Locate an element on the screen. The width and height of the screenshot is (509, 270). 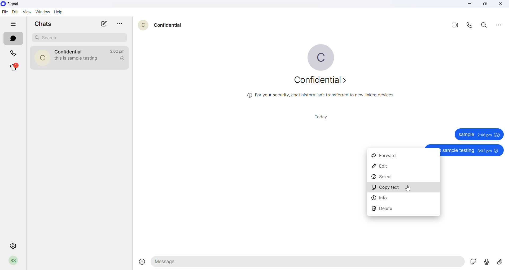
security information is located at coordinates (319, 96).